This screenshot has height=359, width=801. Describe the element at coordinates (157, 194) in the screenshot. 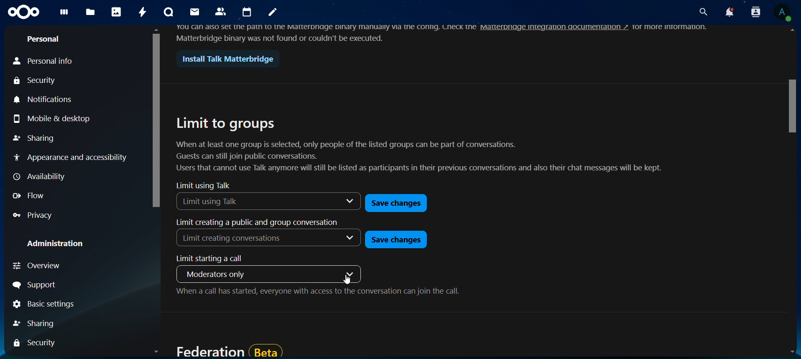

I see `scroll bar` at that location.